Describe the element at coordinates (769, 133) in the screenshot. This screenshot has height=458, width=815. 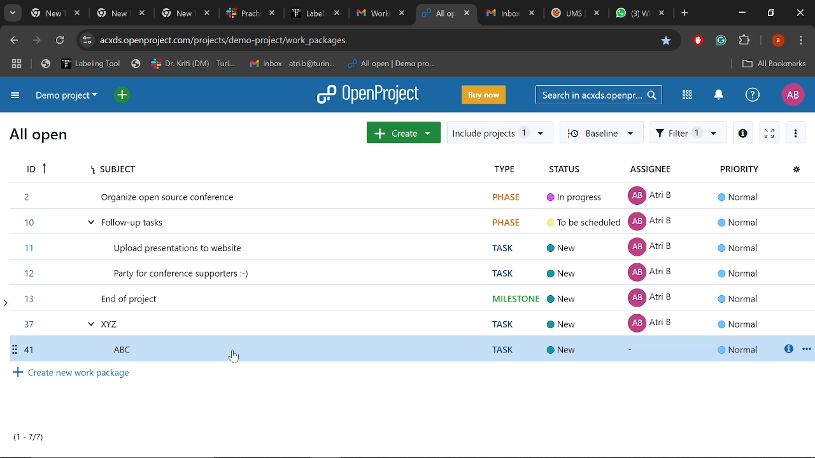
I see `Activate zen mode` at that location.